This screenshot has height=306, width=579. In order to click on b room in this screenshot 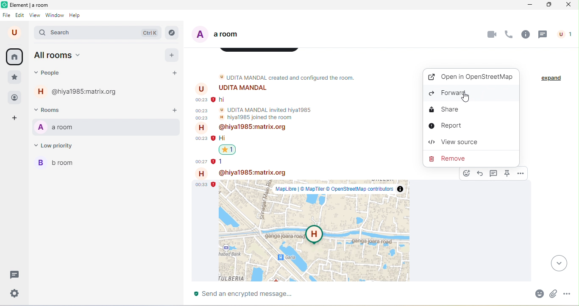, I will do `click(58, 162)`.